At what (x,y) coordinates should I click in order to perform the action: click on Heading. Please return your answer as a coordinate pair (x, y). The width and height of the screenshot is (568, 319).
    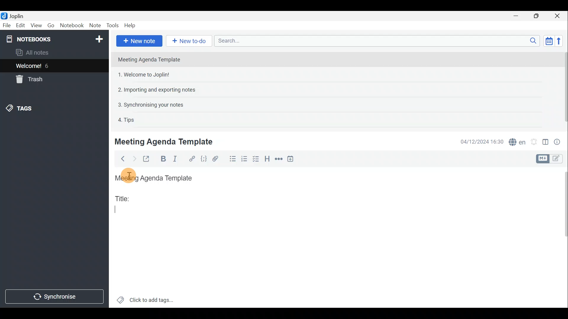
    Looking at the image, I should click on (267, 160).